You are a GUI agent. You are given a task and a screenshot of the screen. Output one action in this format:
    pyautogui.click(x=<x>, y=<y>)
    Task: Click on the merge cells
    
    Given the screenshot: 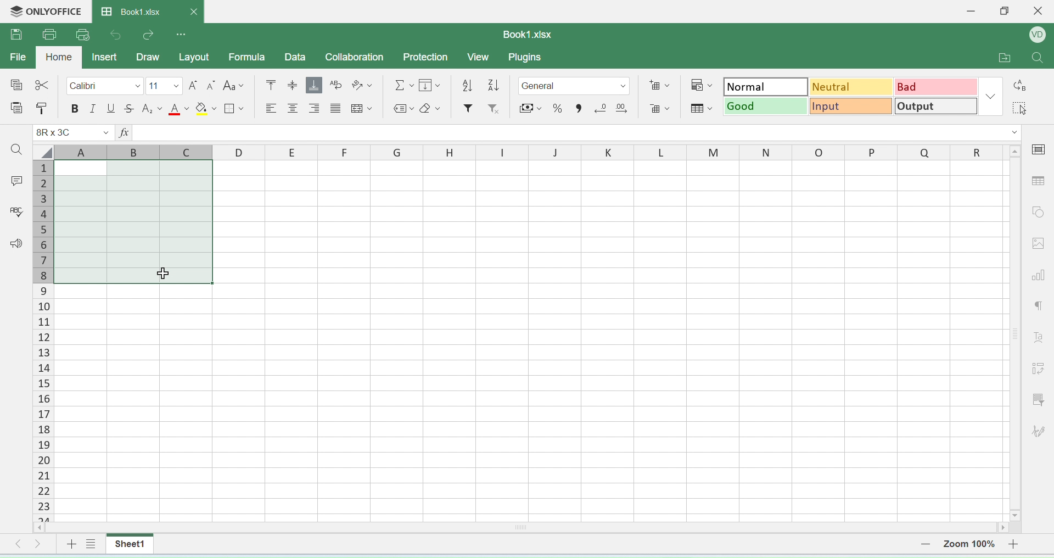 What is the action you would take?
    pyautogui.click(x=361, y=110)
    